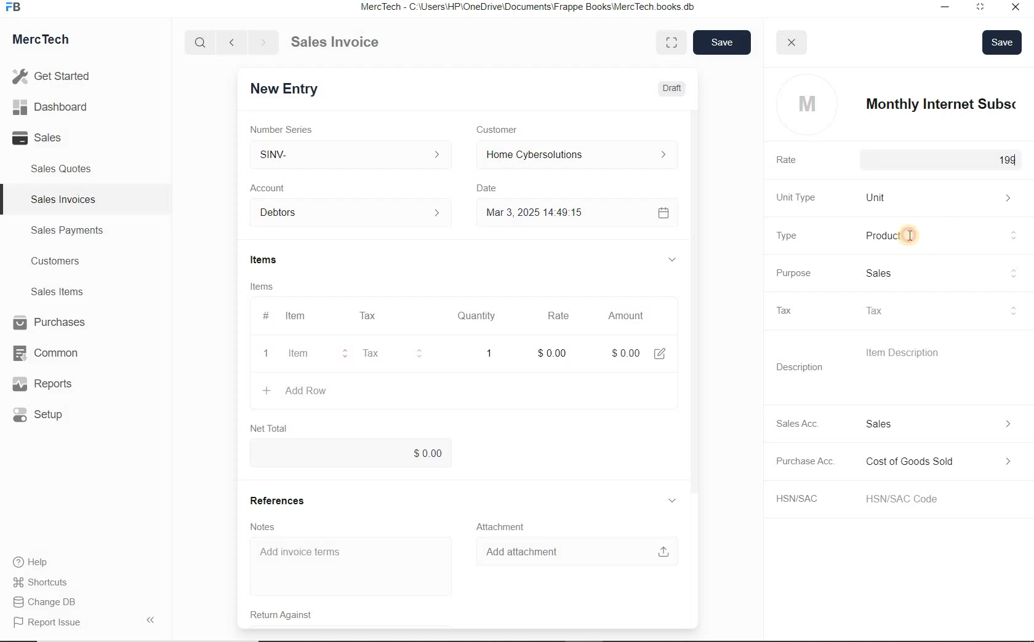 This screenshot has width=1034, height=642. I want to click on Go forward, so click(263, 42).